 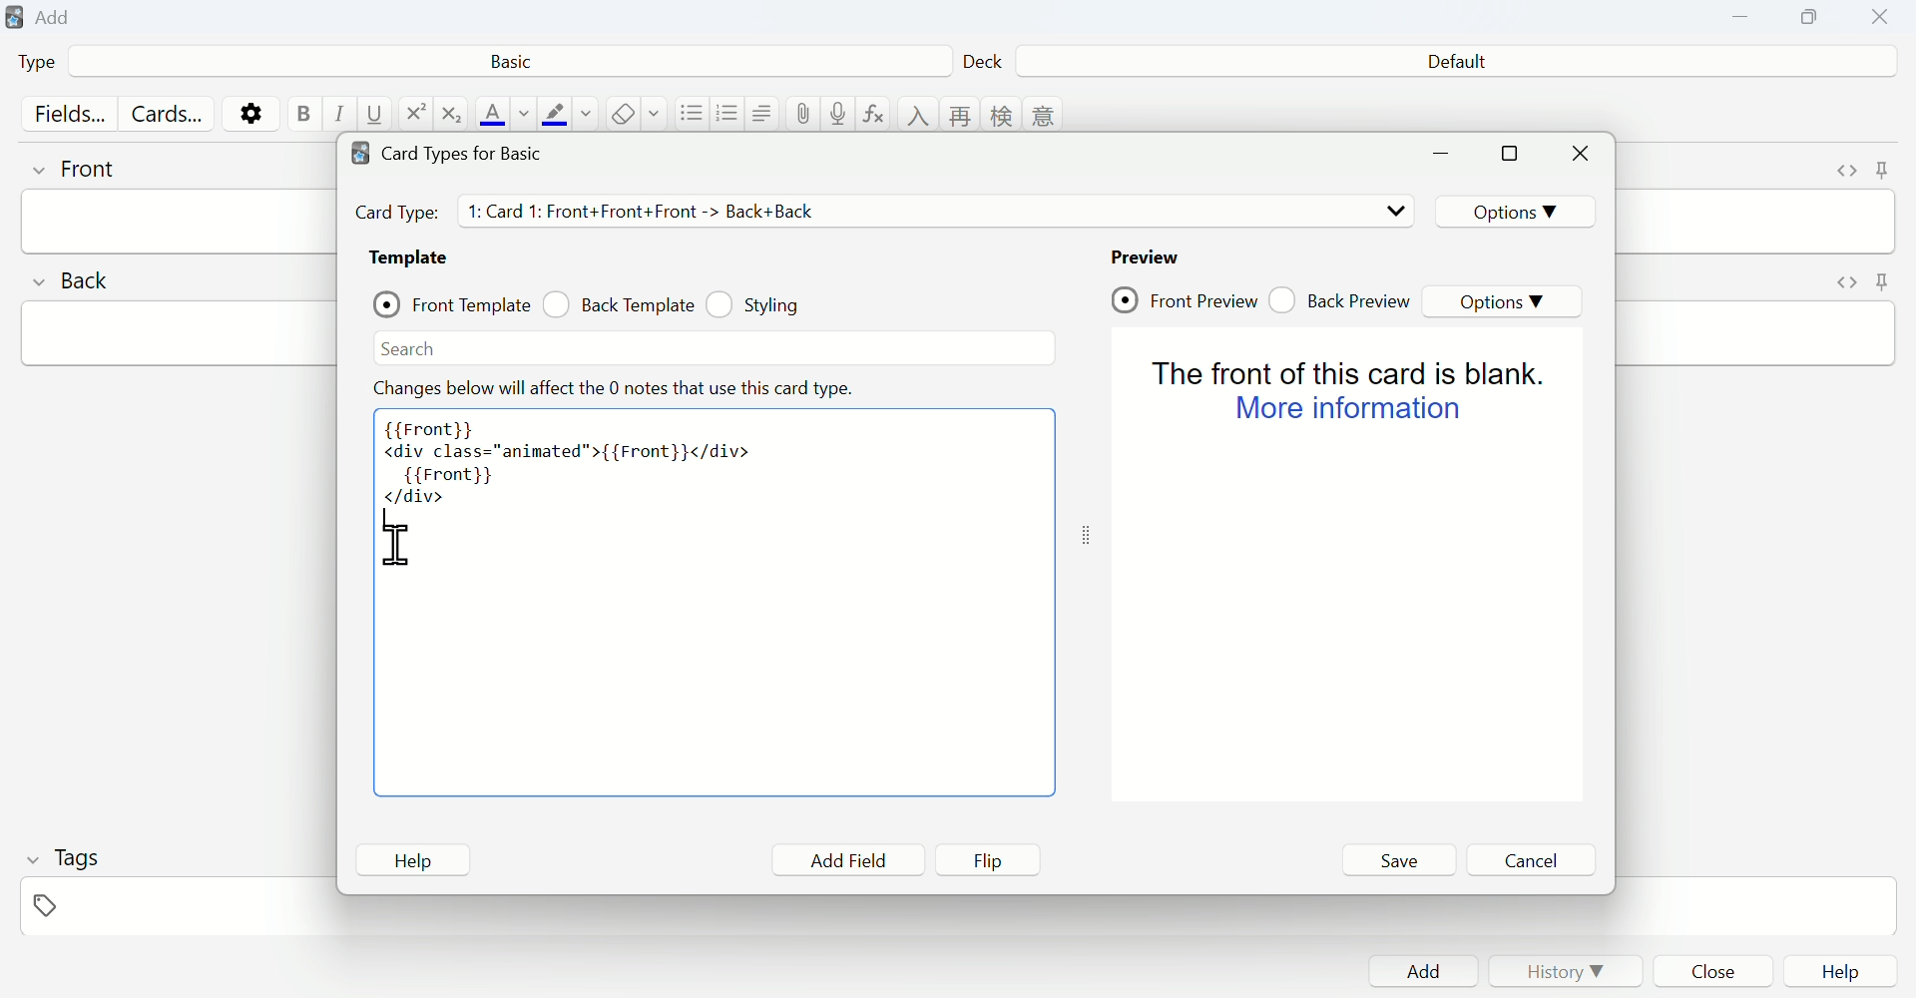 What do you see at coordinates (1399, 861) in the screenshot?
I see `Save` at bounding box center [1399, 861].